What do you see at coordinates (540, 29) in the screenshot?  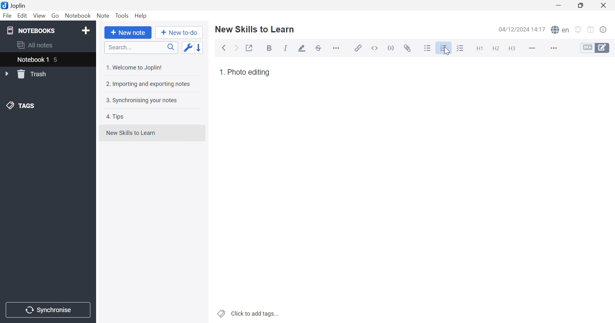 I see `14:15` at bounding box center [540, 29].